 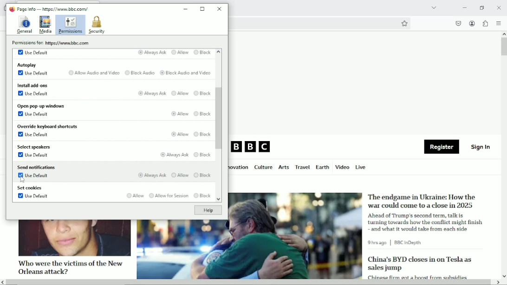 What do you see at coordinates (342, 167) in the screenshot?
I see `Video` at bounding box center [342, 167].